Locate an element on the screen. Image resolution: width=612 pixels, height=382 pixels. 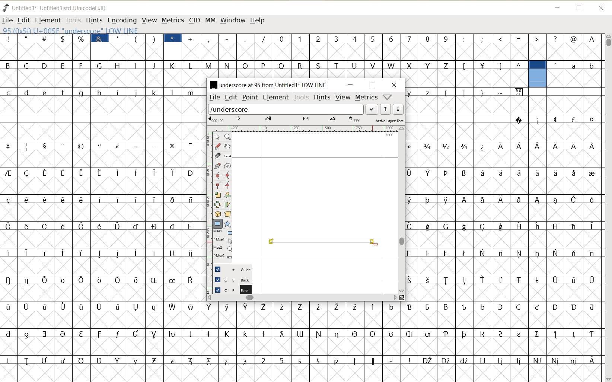
cut splines in two is located at coordinates (217, 156).